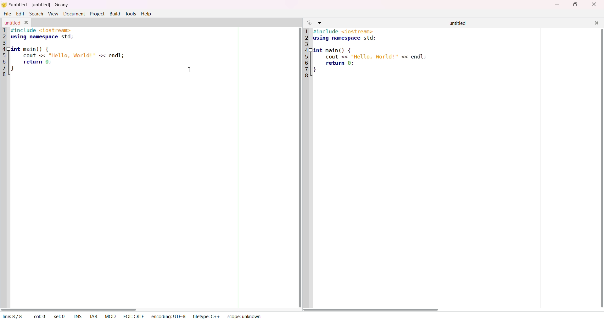  What do you see at coordinates (27, 23) in the screenshot?
I see `close tab` at bounding box center [27, 23].